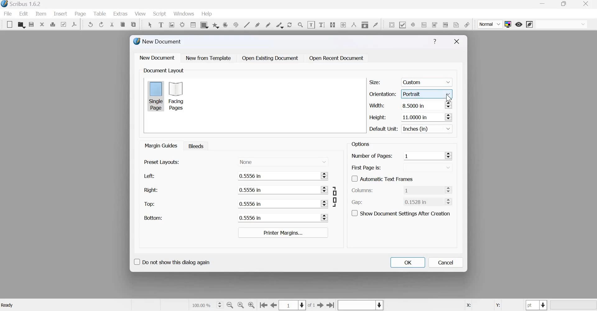  I want to click on unlink text frames, so click(343, 24).